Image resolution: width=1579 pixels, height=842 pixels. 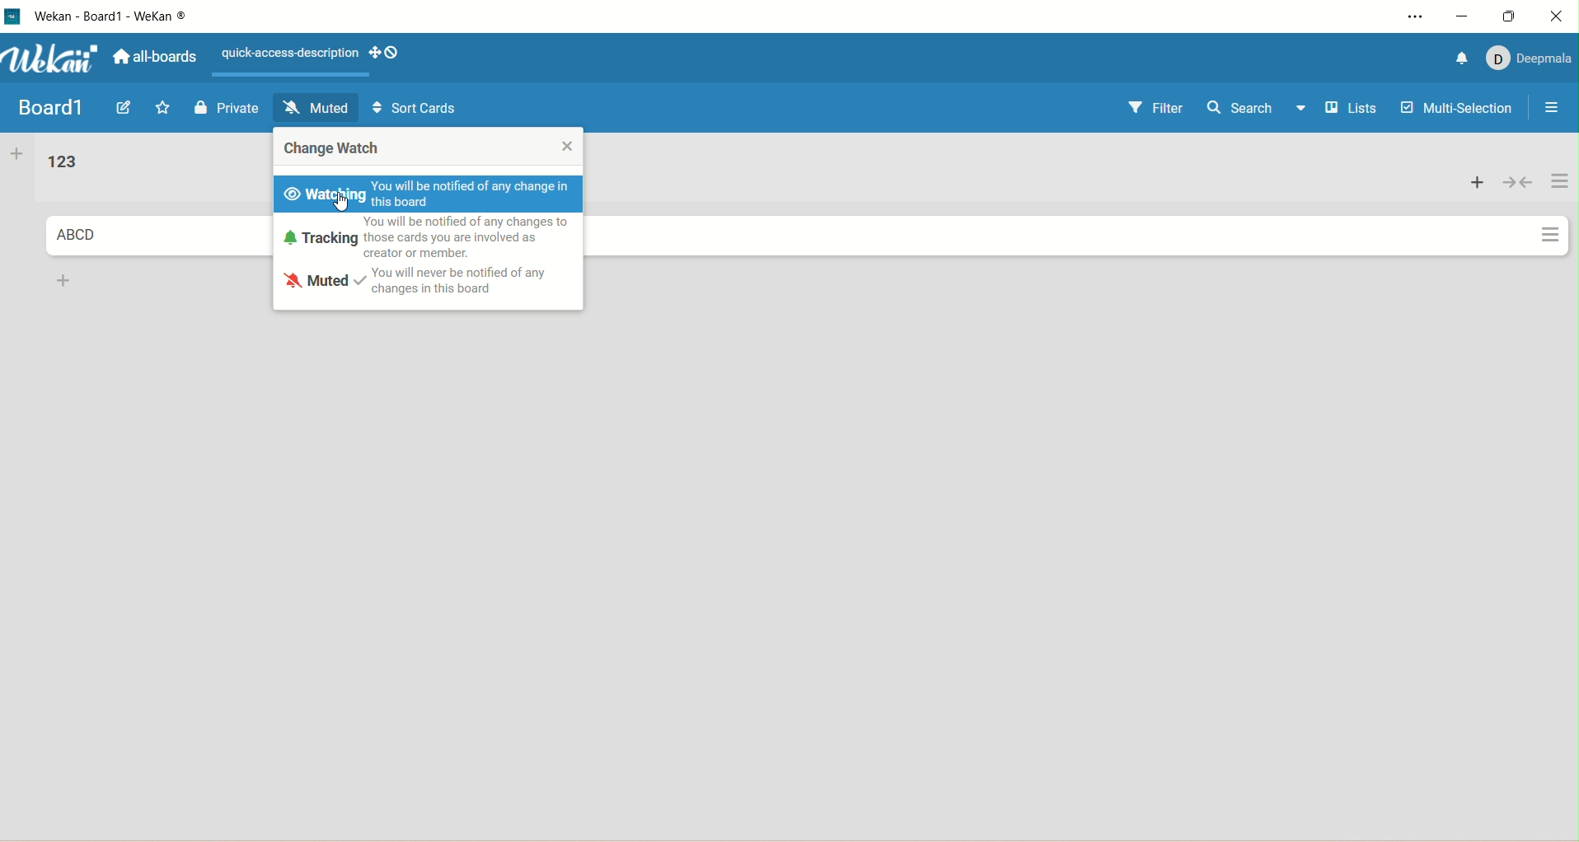 I want to click on all boards, so click(x=153, y=57).